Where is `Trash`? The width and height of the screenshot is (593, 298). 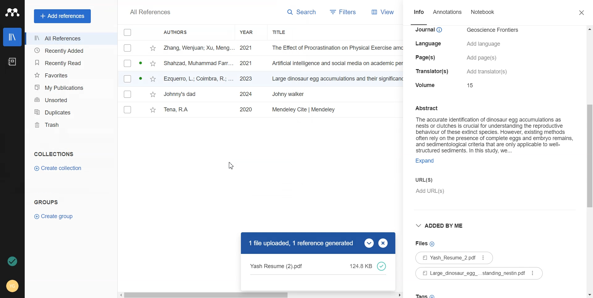 Trash is located at coordinates (71, 125).